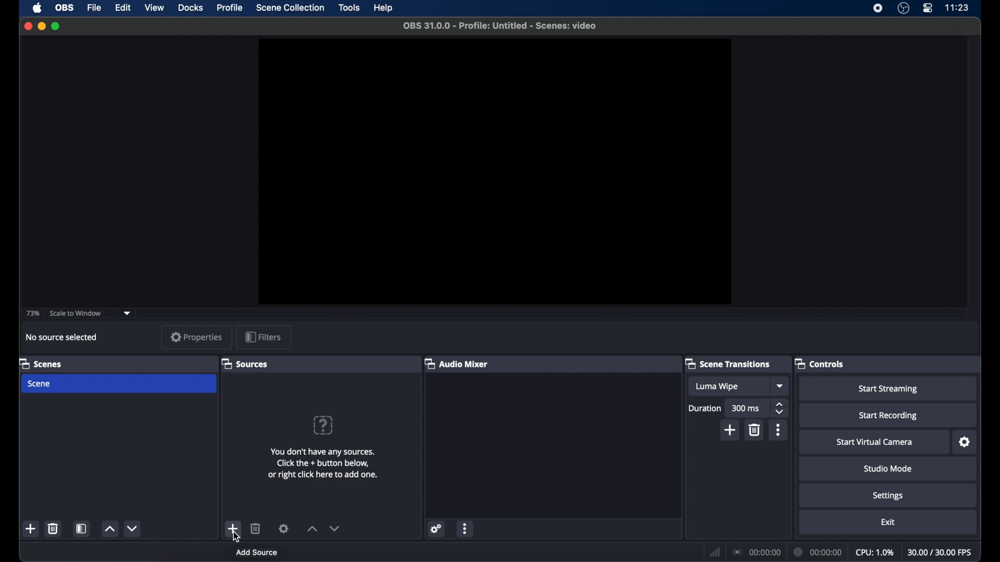 This screenshot has width=1000, height=562. Describe the element at coordinates (728, 364) in the screenshot. I see `scene transitions` at that location.